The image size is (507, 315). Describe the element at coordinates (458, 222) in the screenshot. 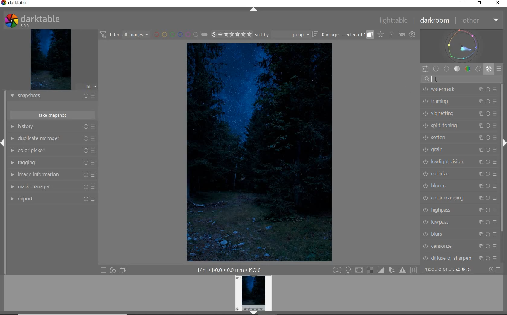

I see `LOWPASS` at that location.